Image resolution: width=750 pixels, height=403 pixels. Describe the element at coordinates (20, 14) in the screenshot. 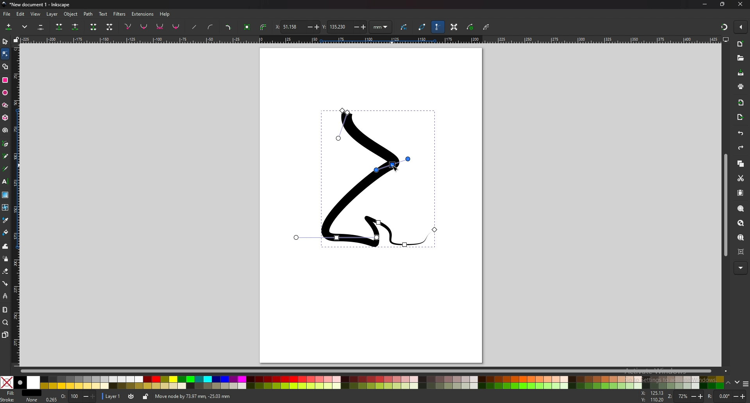

I see `edit` at that location.